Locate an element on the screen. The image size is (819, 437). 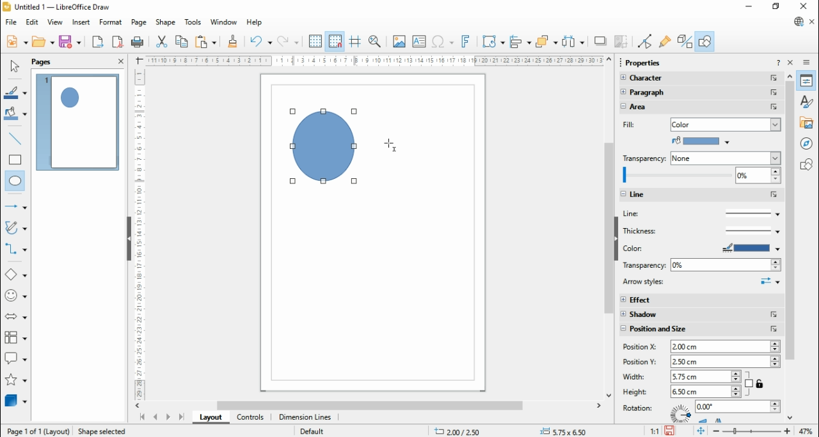
0.00 is located at coordinates (738, 407).